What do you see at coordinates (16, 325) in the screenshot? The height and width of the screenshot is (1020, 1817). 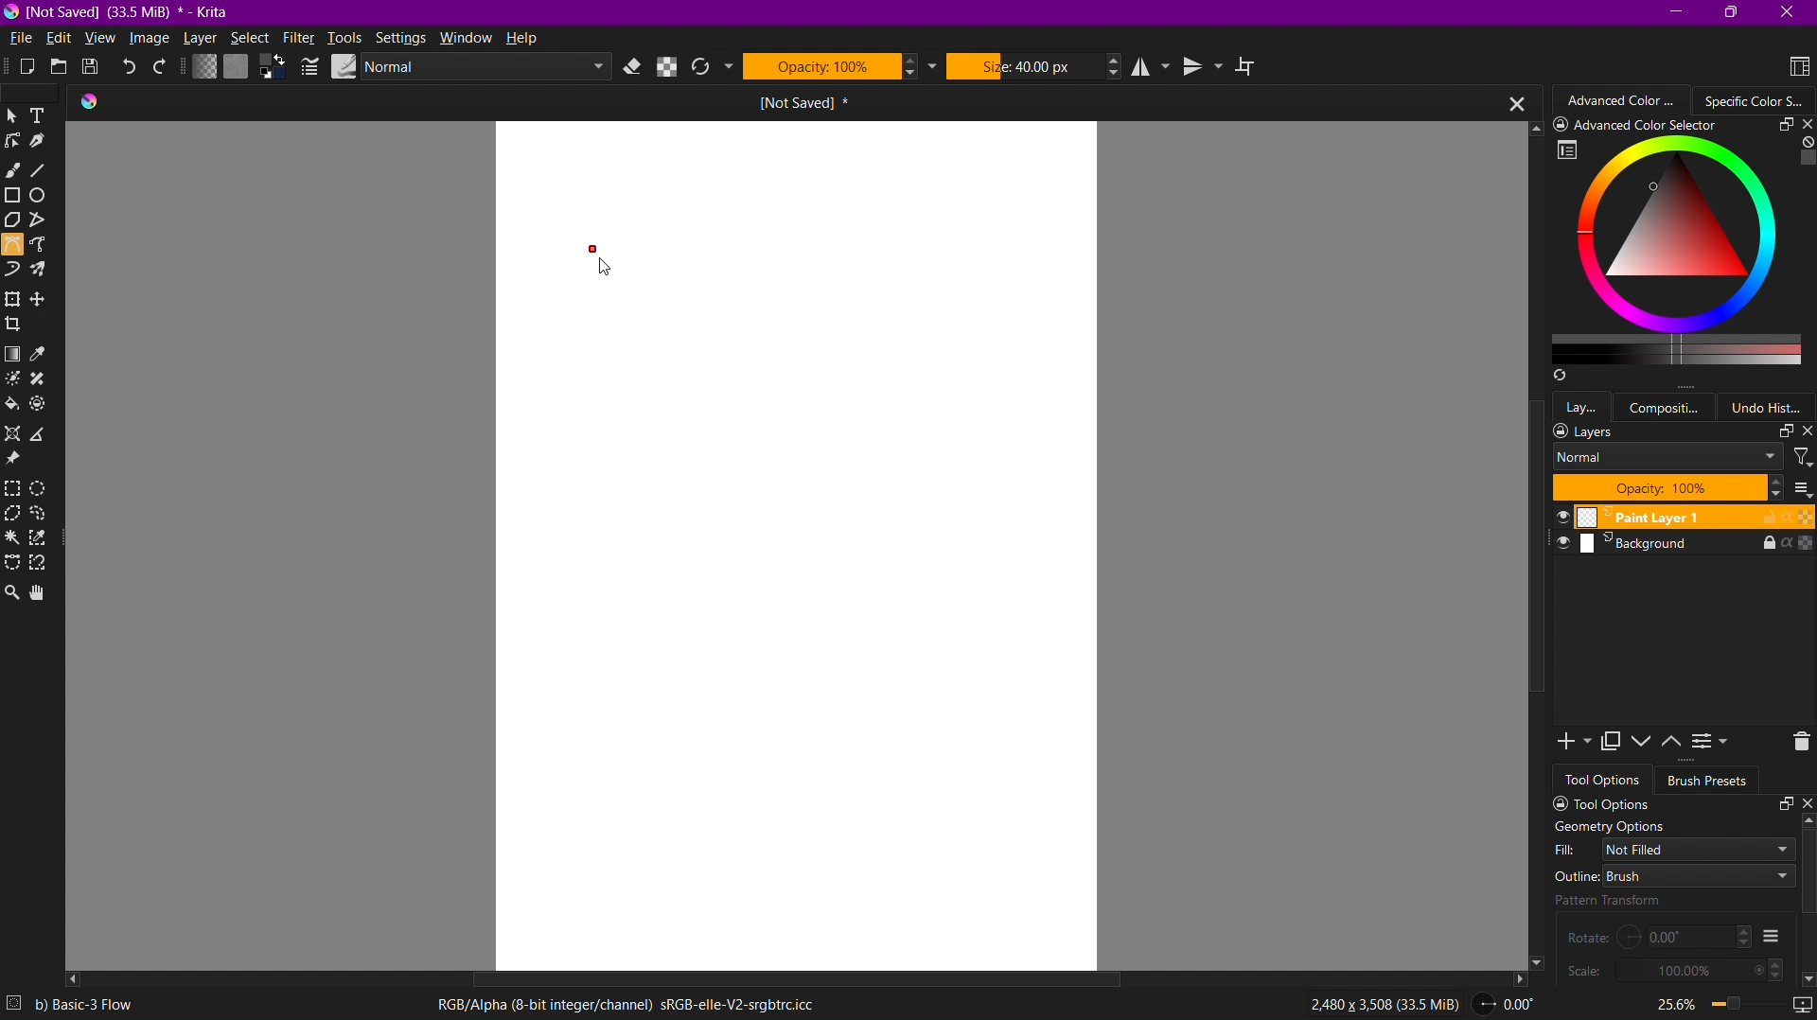 I see `Crop the image` at bounding box center [16, 325].